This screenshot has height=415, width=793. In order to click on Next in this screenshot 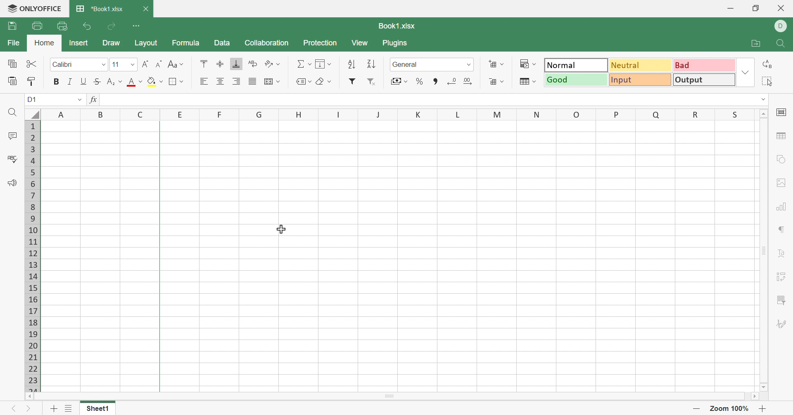, I will do `click(31, 409)`.